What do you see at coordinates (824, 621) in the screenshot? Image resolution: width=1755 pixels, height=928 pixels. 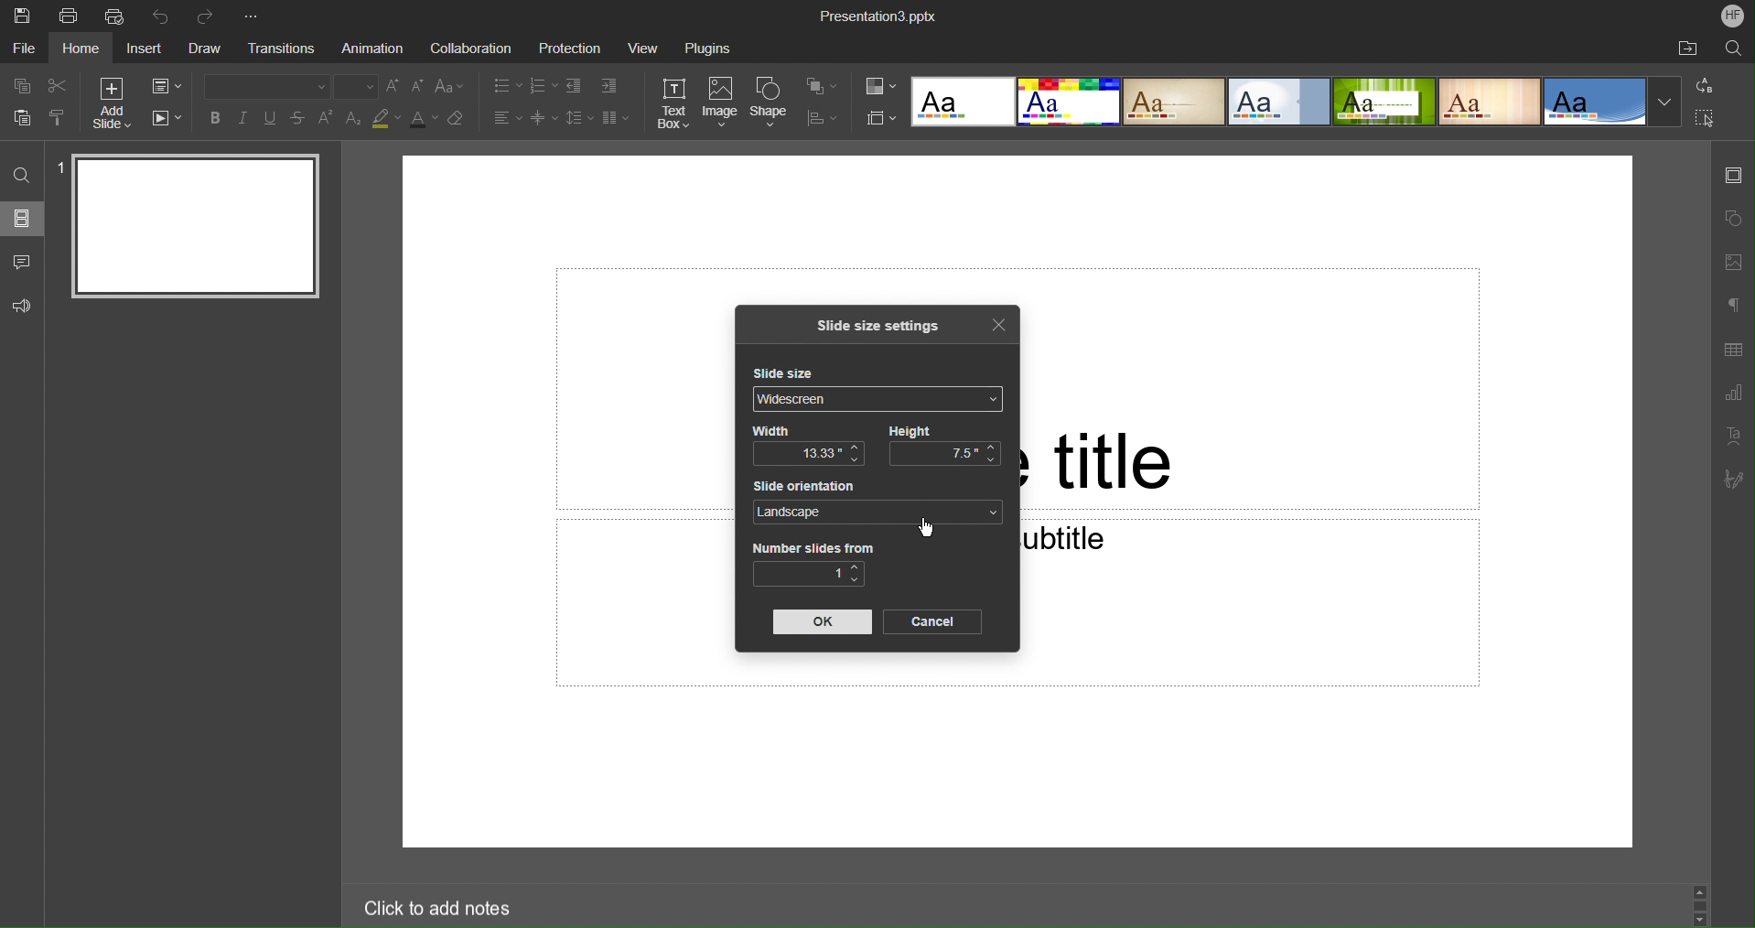 I see `OK` at bounding box center [824, 621].